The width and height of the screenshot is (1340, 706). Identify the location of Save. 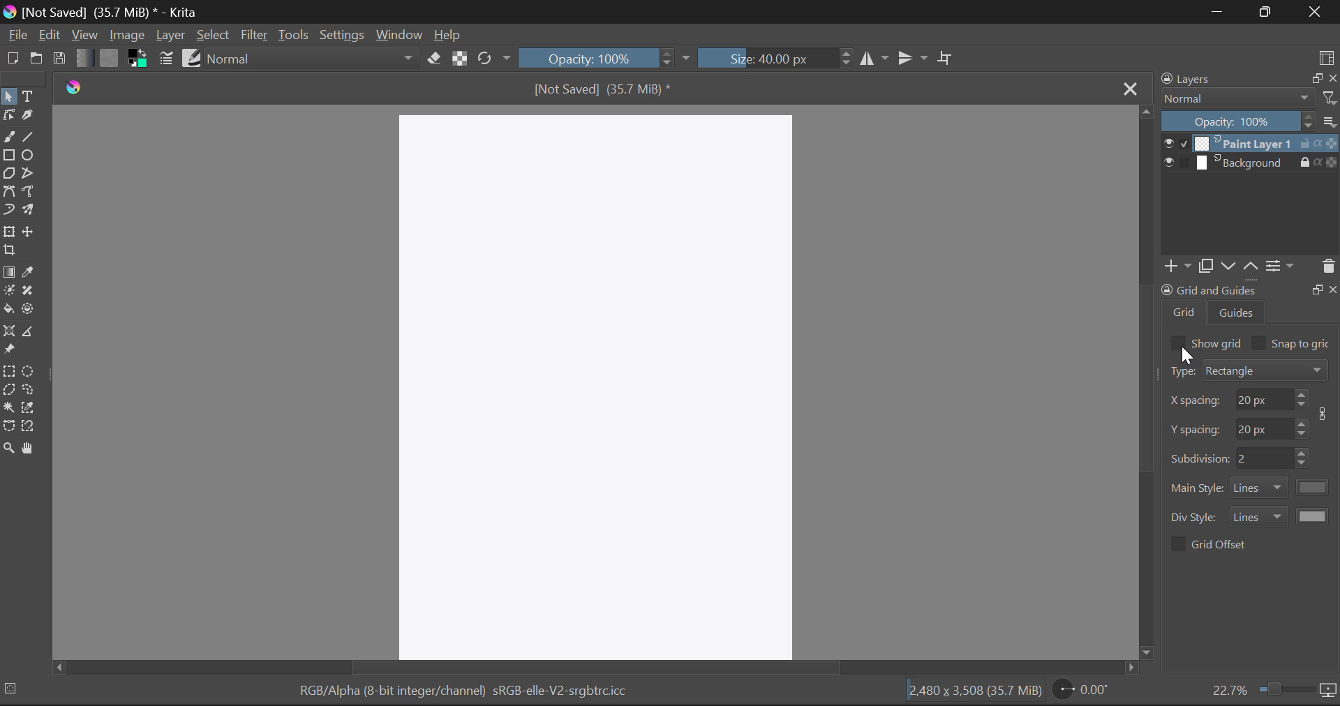
(59, 56).